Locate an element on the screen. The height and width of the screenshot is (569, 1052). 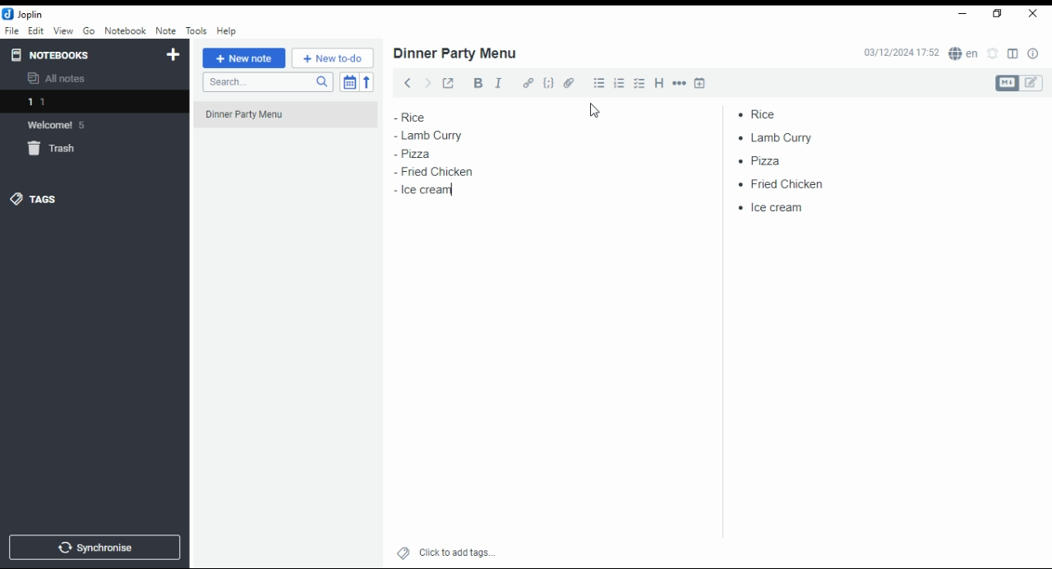
new notebook is located at coordinates (173, 55).